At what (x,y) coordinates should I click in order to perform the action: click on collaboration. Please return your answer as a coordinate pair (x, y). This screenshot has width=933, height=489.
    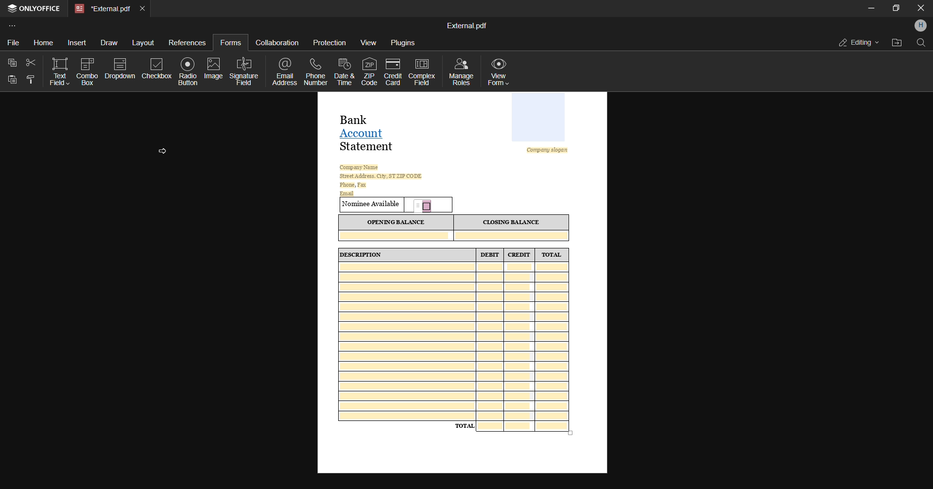
    Looking at the image, I should click on (277, 42).